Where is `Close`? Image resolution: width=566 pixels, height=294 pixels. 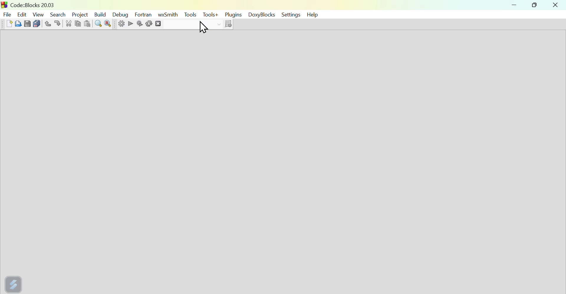
Close is located at coordinates (556, 5).